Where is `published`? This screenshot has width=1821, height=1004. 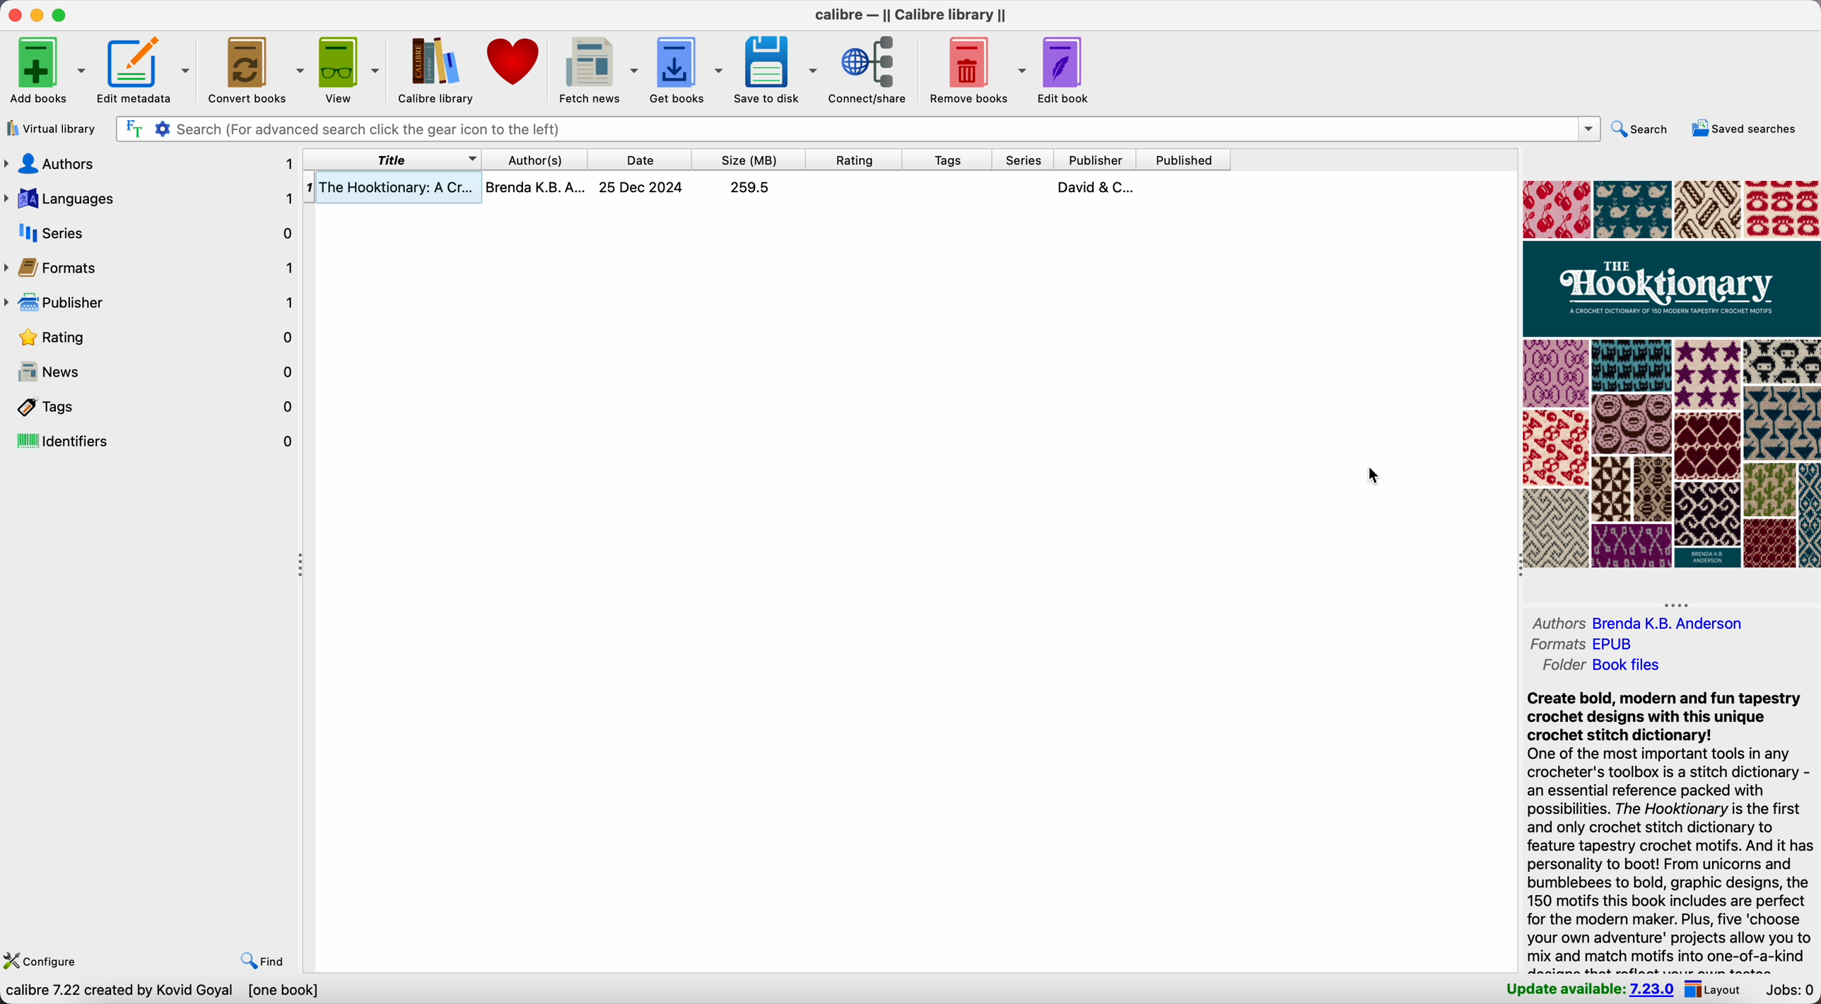
published is located at coordinates (1184, 159).